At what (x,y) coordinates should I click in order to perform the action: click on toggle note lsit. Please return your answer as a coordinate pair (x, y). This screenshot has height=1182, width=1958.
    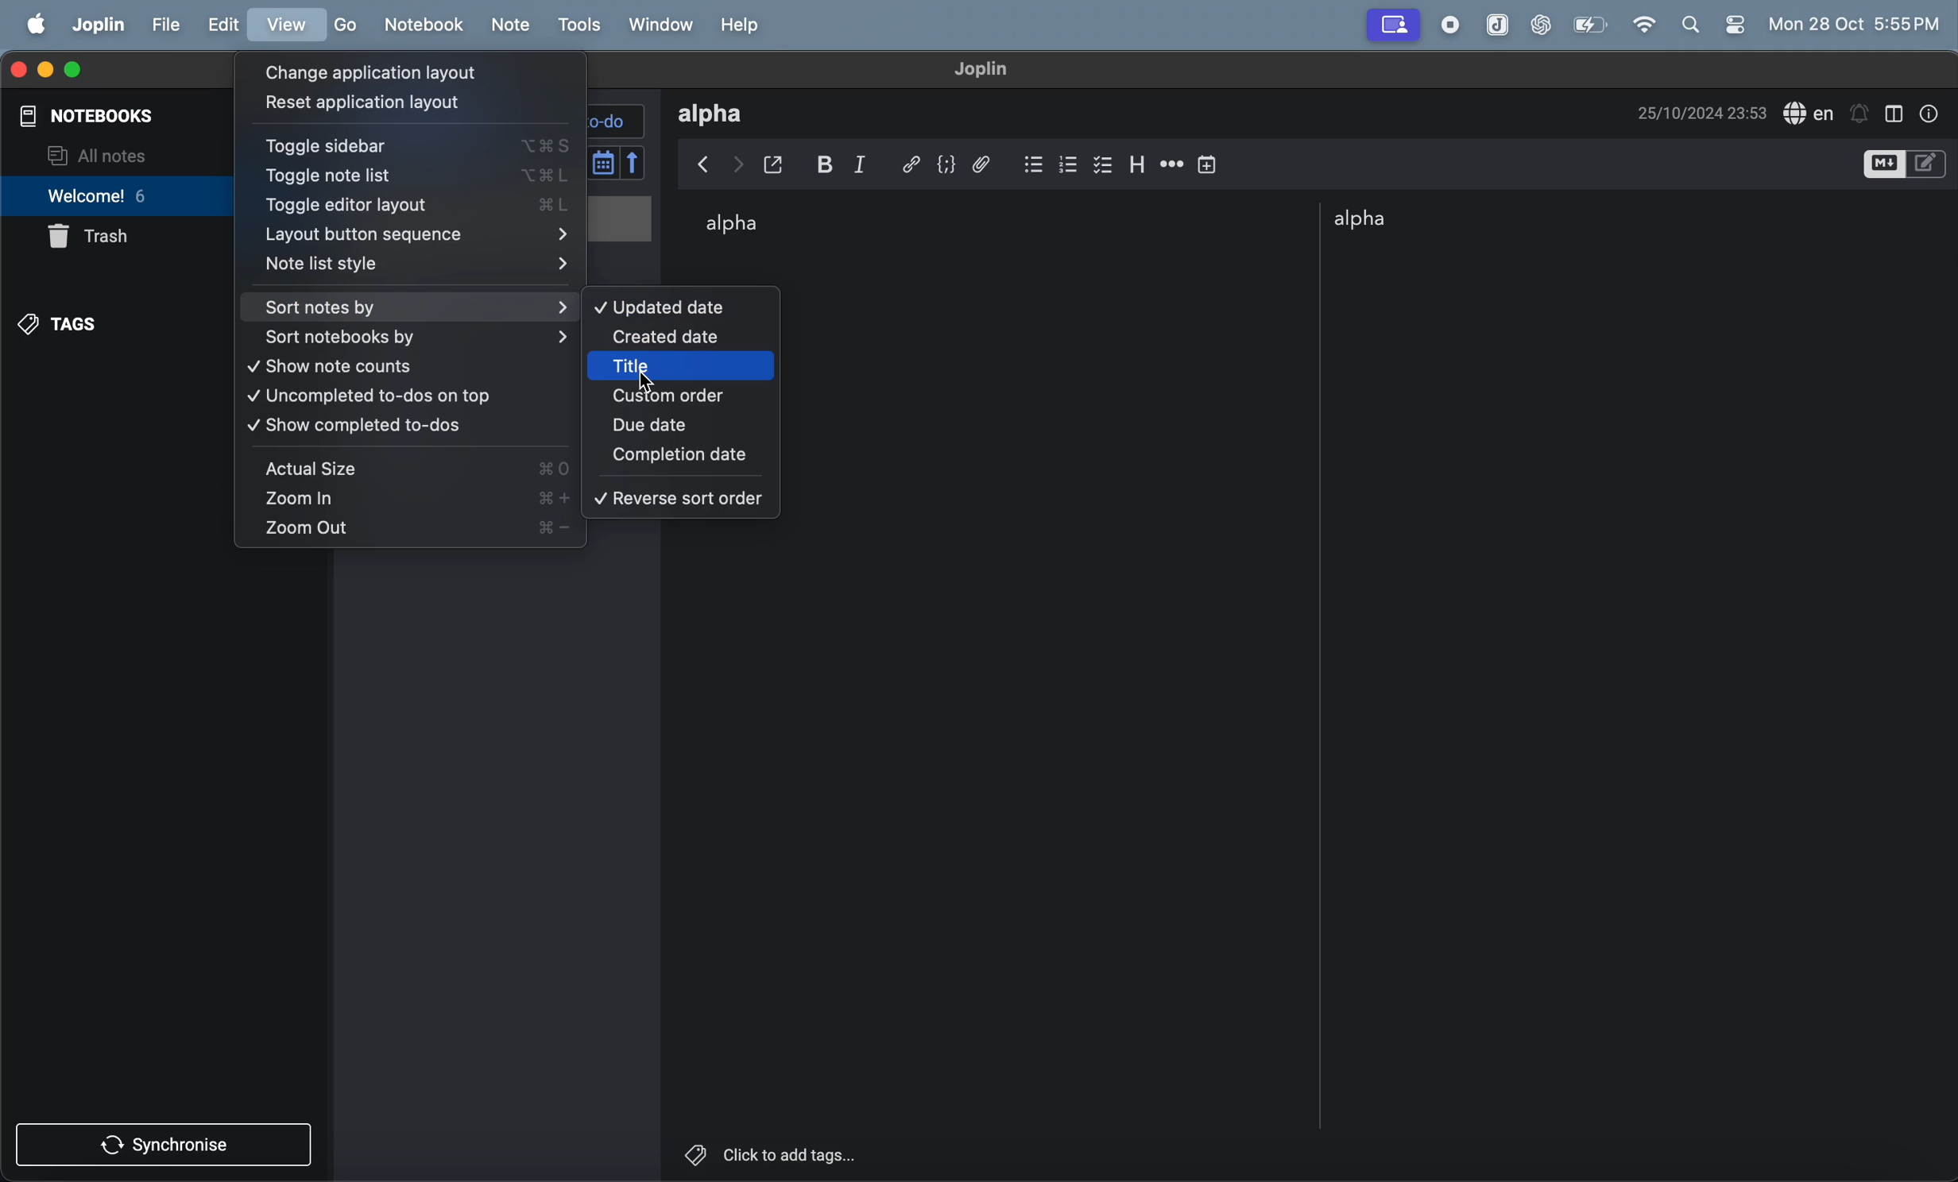
    Looking at the image, I should click on (418, 178).